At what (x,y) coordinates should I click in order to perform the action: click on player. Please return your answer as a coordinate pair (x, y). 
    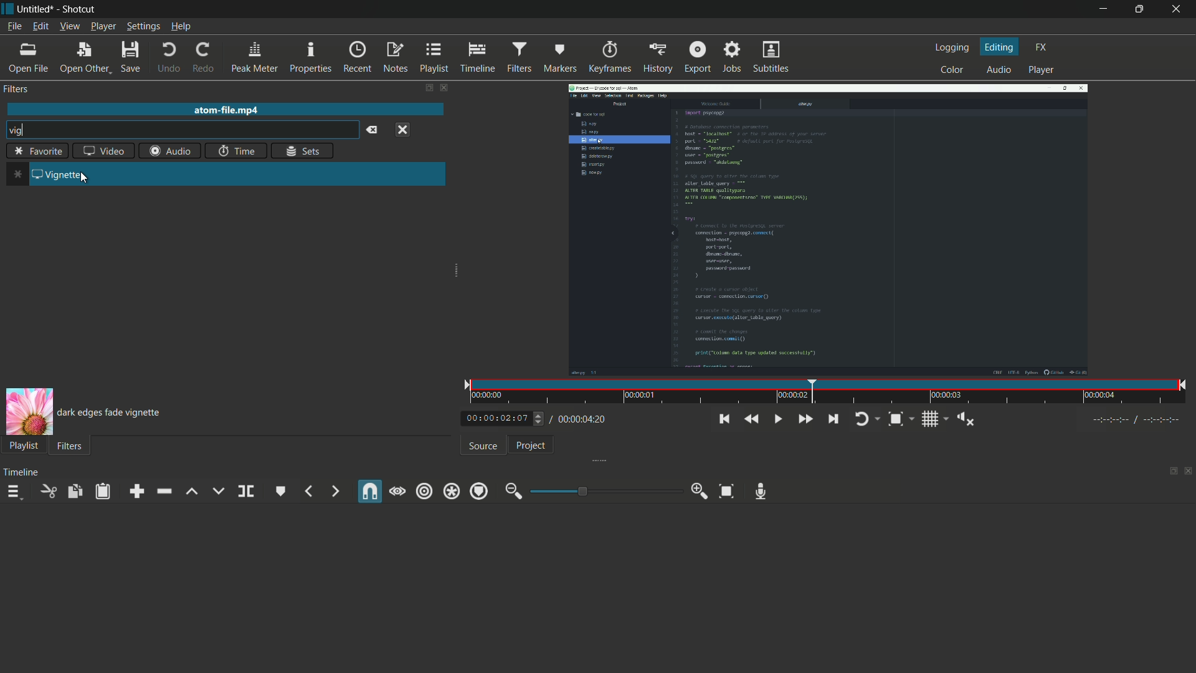
    Looking at the image, I should click on (1040, 71).